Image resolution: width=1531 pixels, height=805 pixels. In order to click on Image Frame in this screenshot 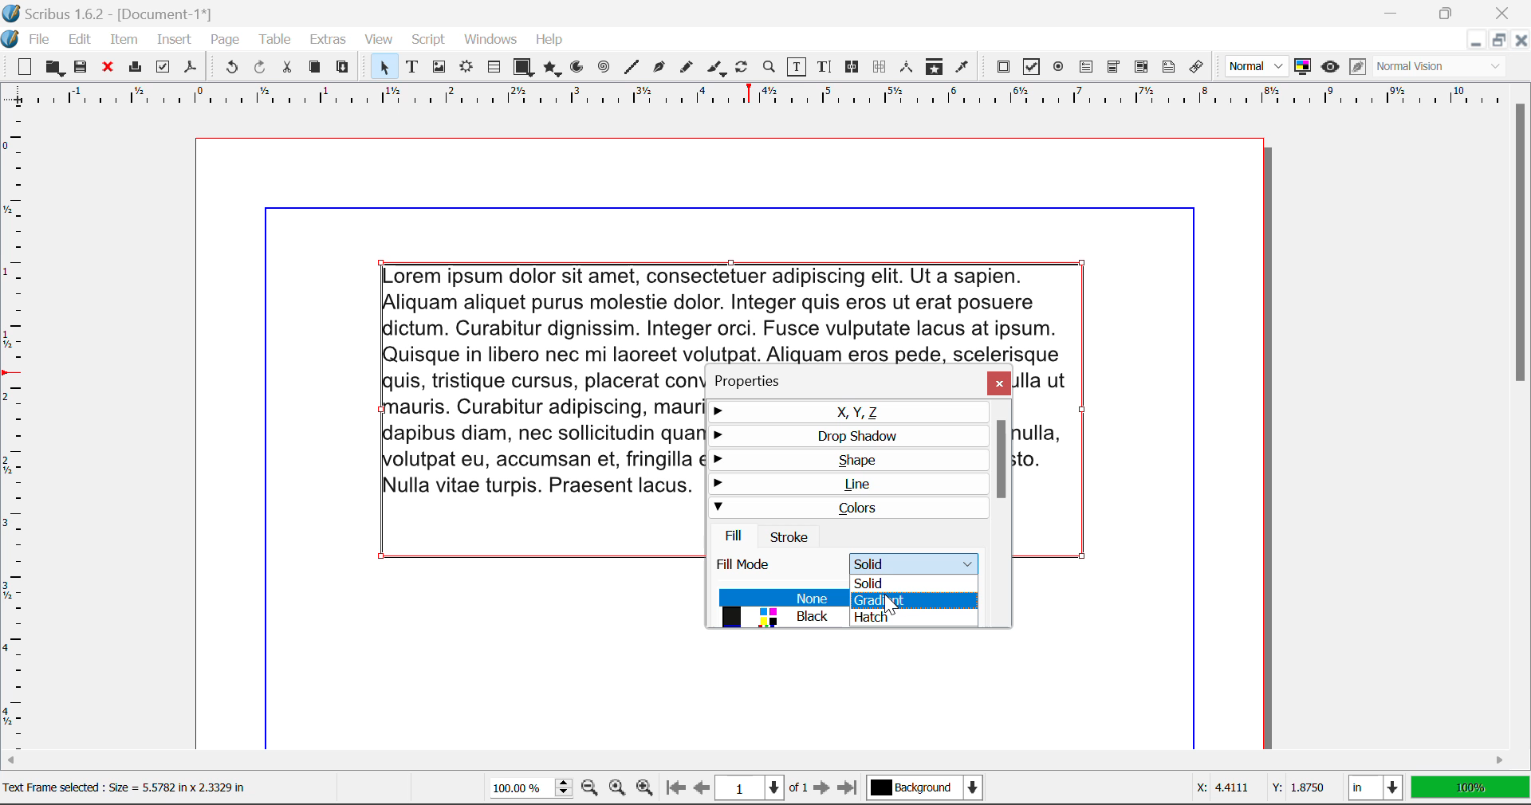, I will do `click(439, 69)`.